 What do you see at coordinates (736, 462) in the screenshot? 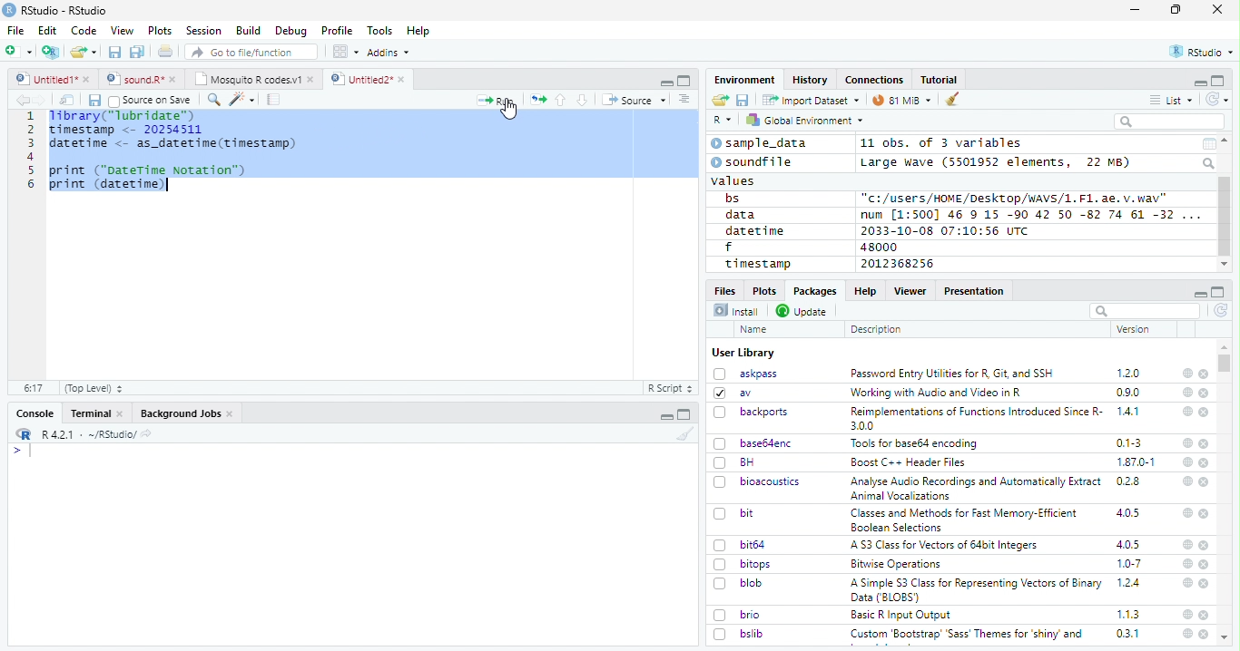
I see `BH` at bounding box center [736, 462].